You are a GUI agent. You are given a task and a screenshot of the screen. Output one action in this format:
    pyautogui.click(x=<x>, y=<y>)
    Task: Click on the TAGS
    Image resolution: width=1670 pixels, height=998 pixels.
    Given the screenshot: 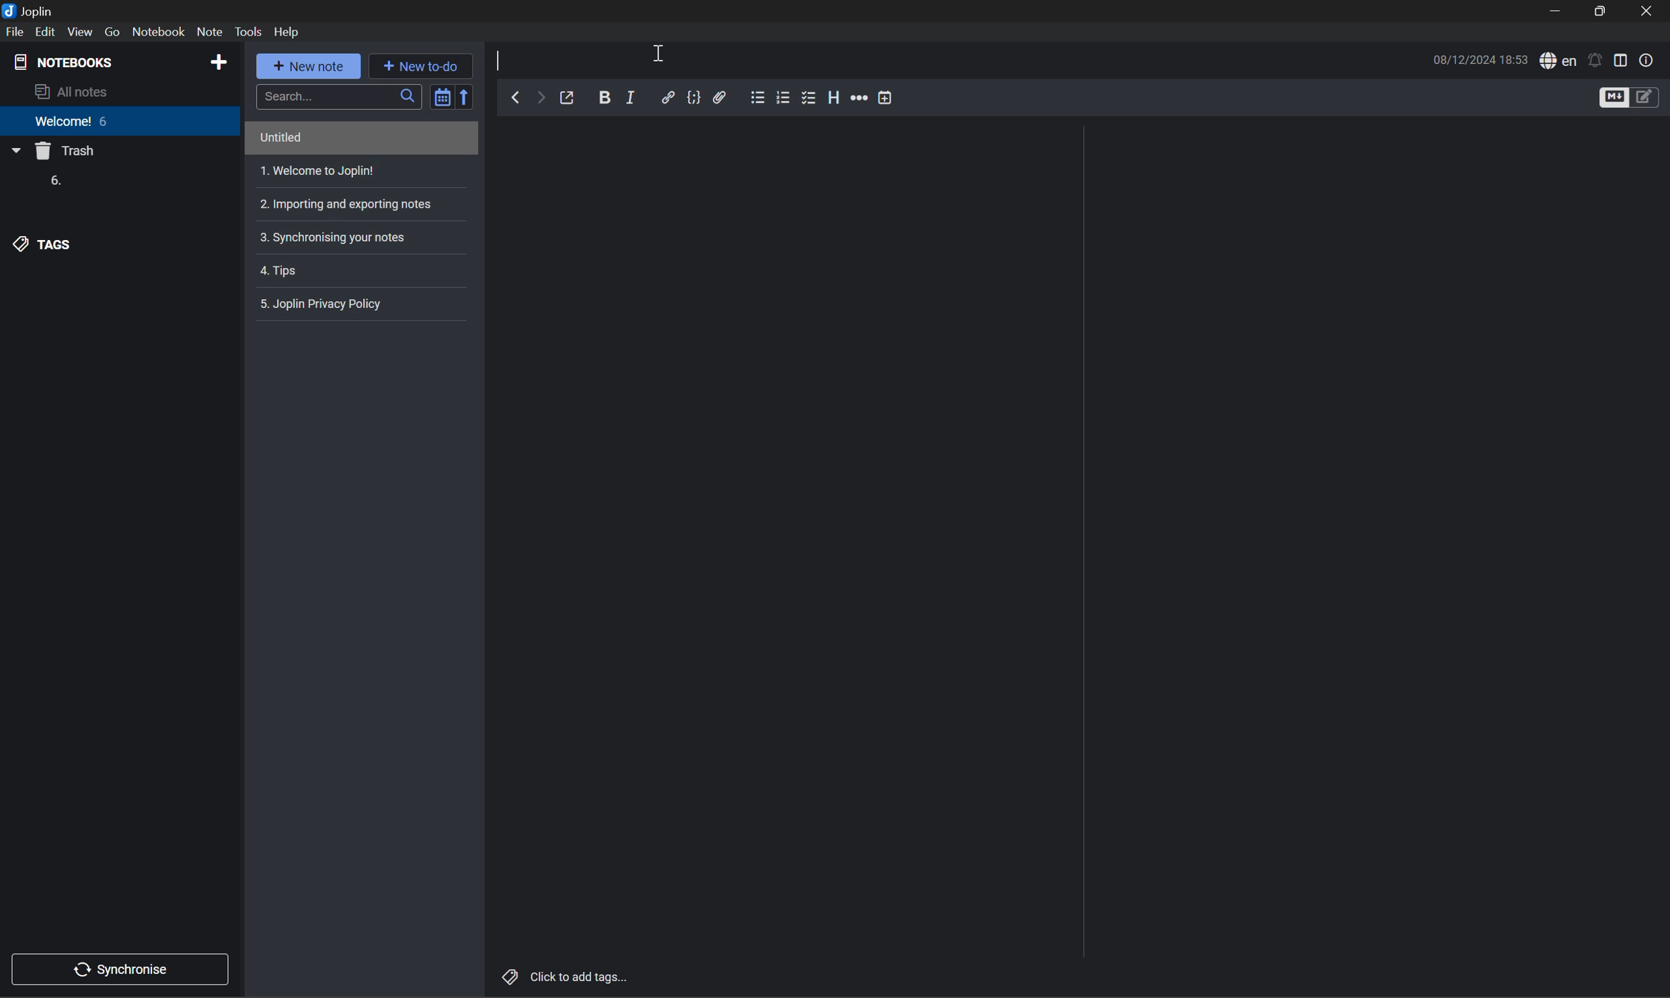 What is the action you would take?
    pyautogui.click(x=46, y=244)
    